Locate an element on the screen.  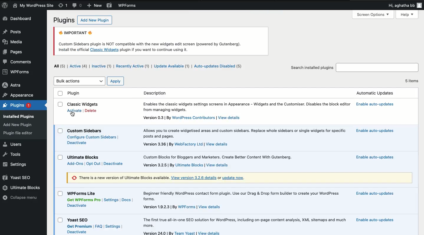
wpforms is located at coordinates (187, 207).